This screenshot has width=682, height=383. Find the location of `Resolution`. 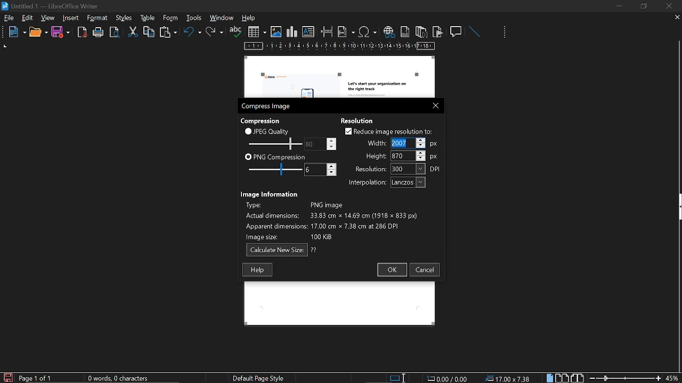

Resolution is located at coordinates (361, 120).